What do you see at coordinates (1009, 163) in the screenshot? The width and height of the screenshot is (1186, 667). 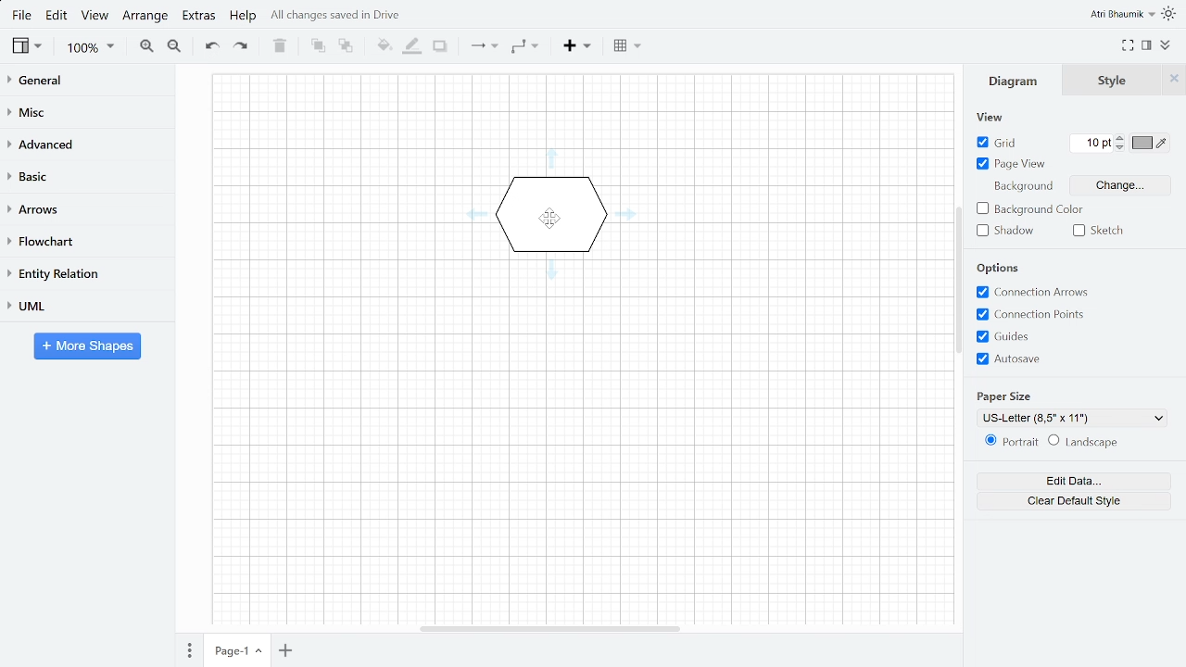 I see `page view` at bounding box center [1009, 163].